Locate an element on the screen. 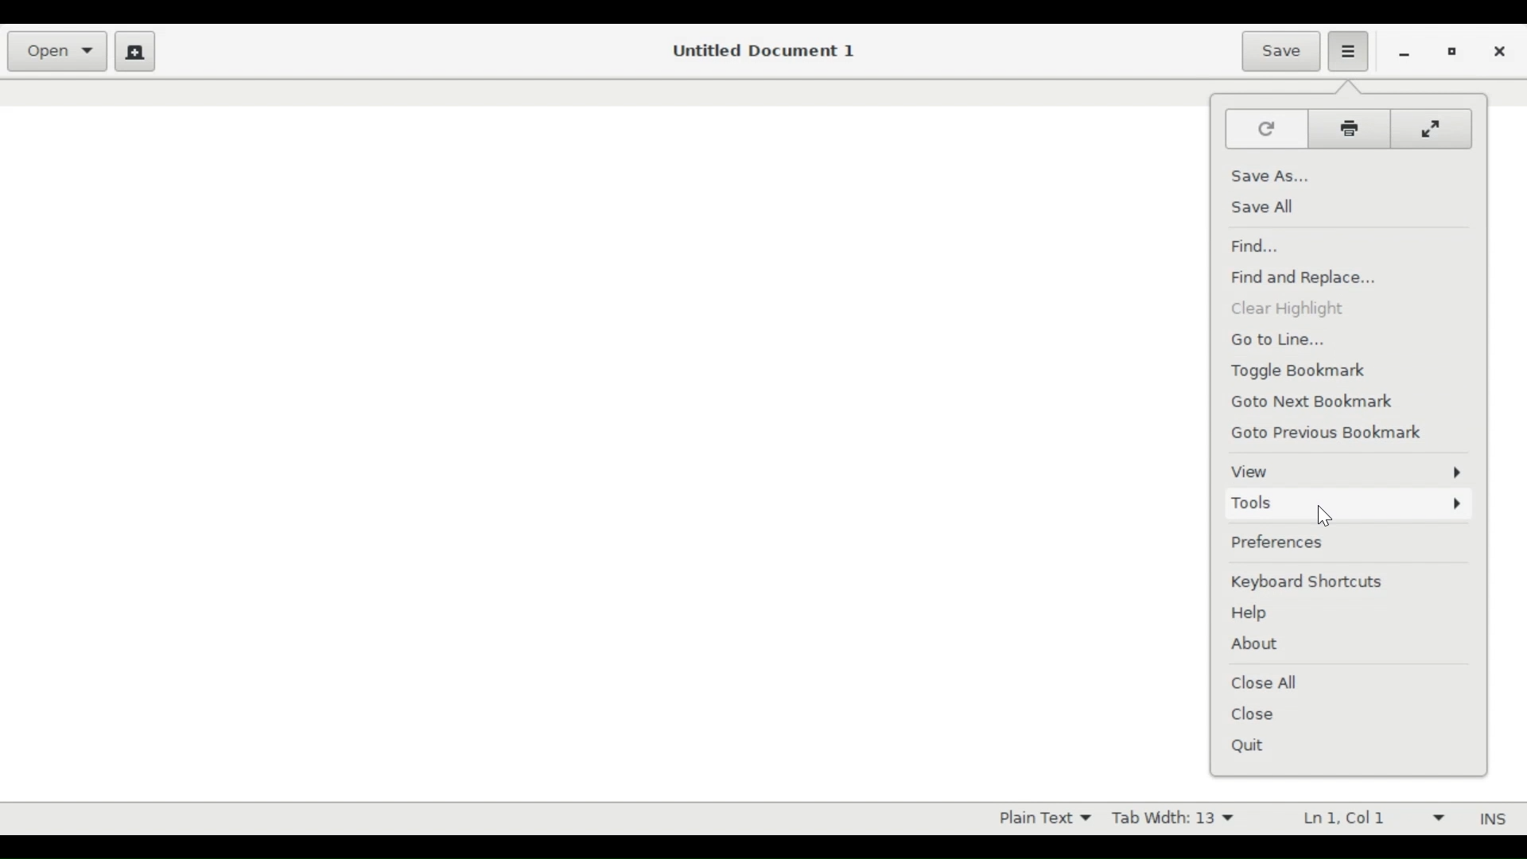 The width and height of the screenshot is (1527, 859). Print is located at coordinates (1353, 127).